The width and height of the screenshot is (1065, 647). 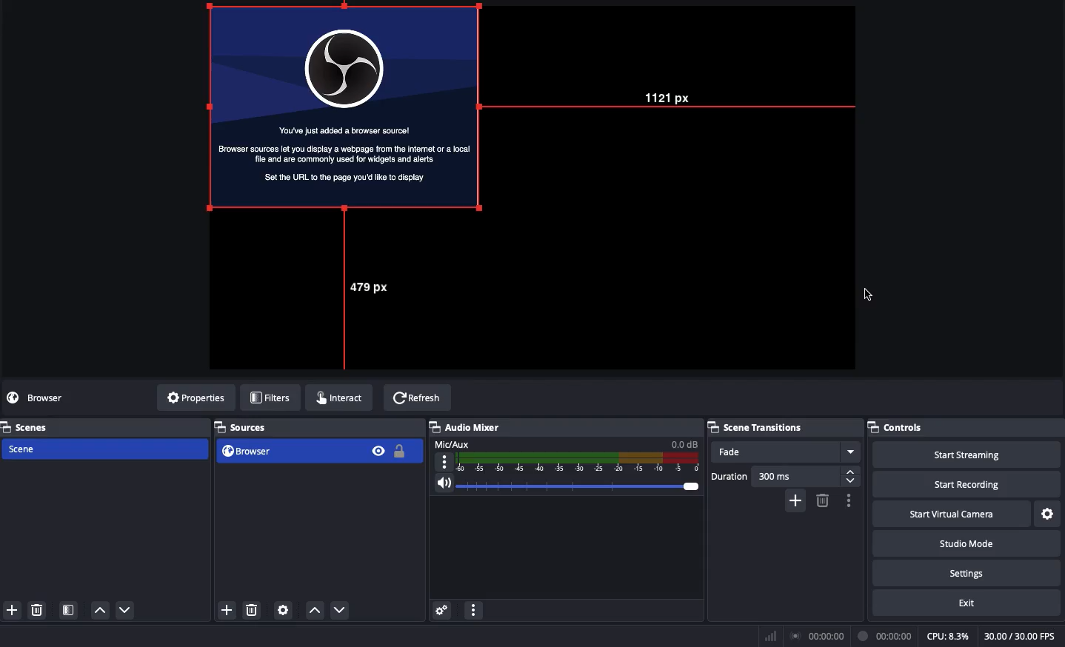 I want to click on Options, so click(x=849, y=500).